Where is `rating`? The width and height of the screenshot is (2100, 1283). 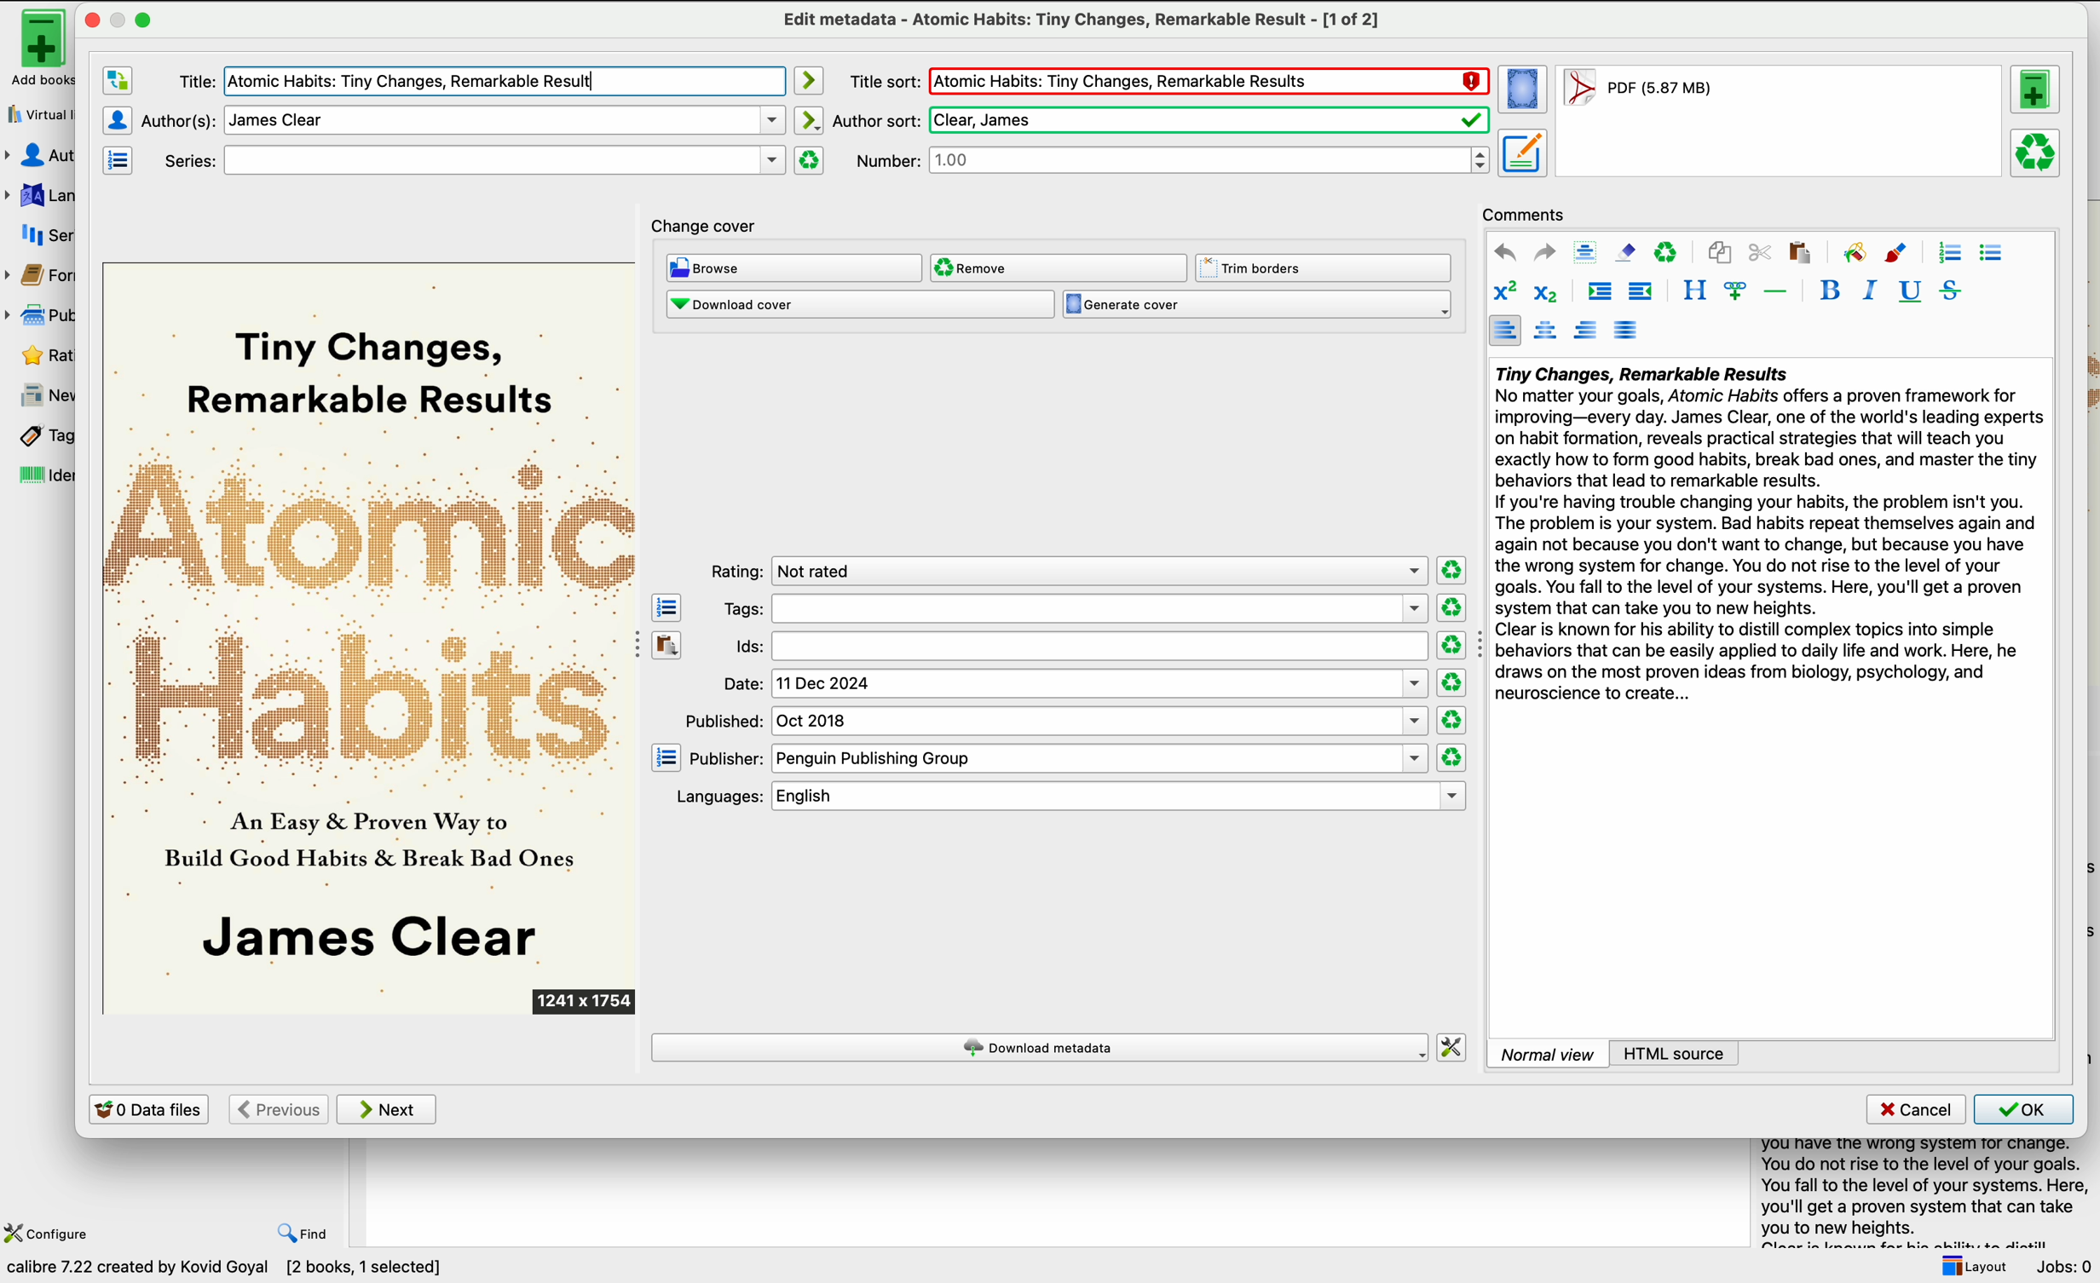
rating is located at coordinates (1066, 570).